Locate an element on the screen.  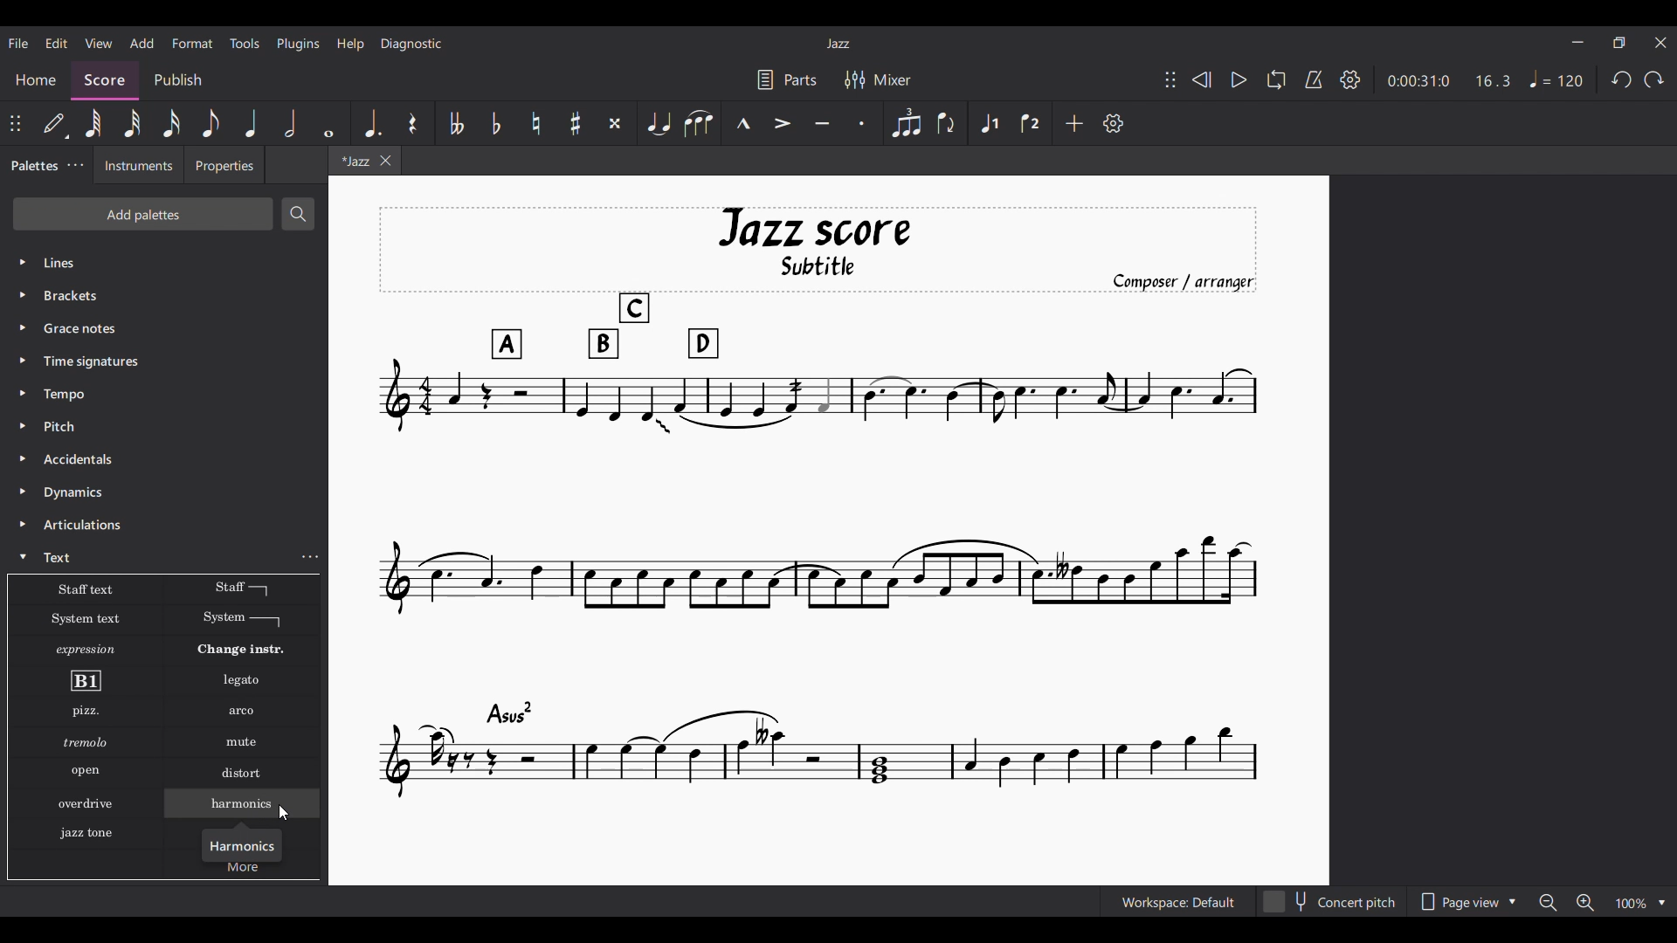
distort is located at coordinates (240, 773).